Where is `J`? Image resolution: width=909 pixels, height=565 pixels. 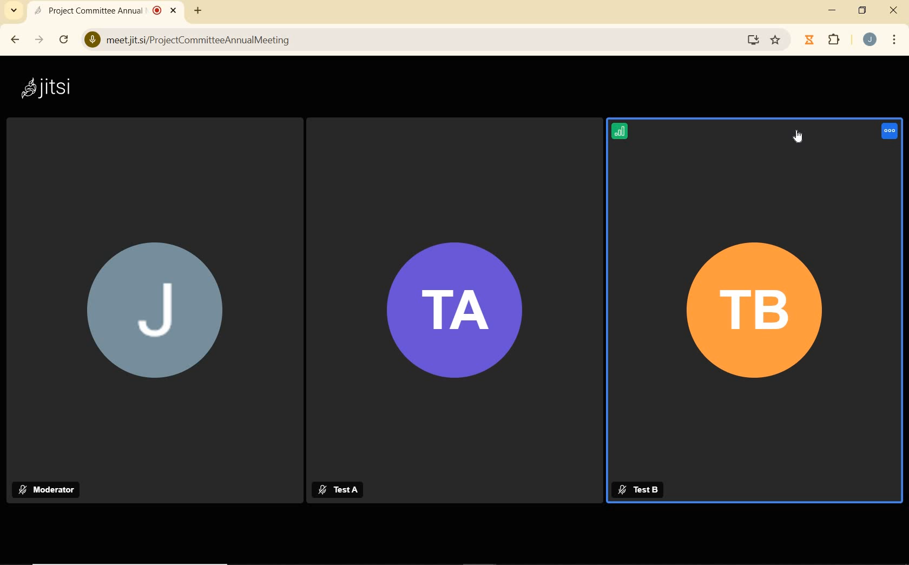
J is located at coordinates (160, 321).